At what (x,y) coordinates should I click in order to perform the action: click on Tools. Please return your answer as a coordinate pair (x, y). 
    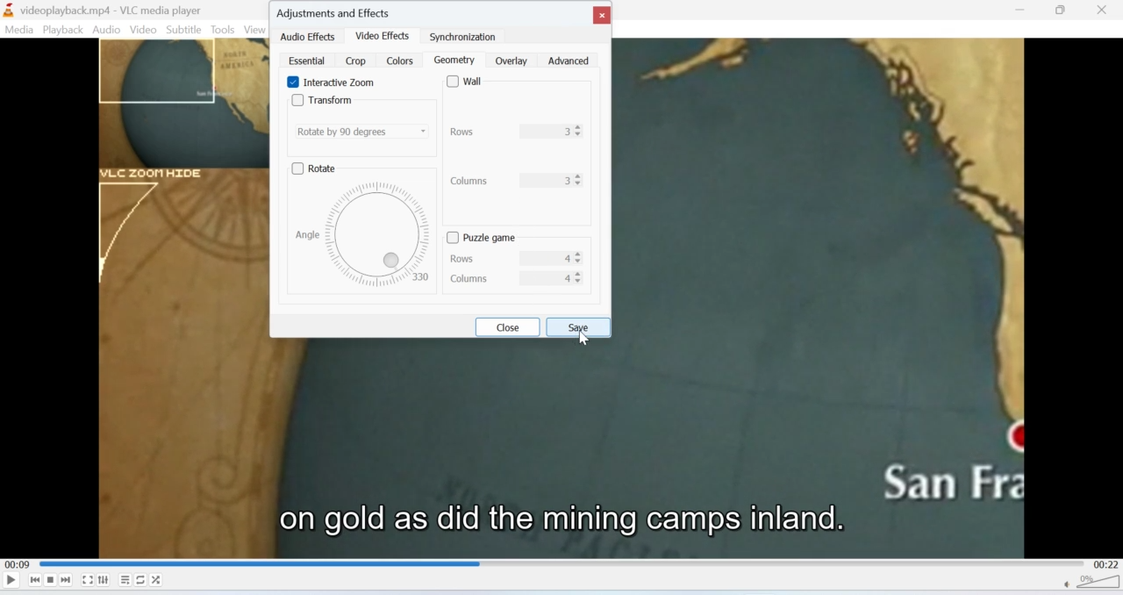
    Looking at the image, I should click on (223, 30).